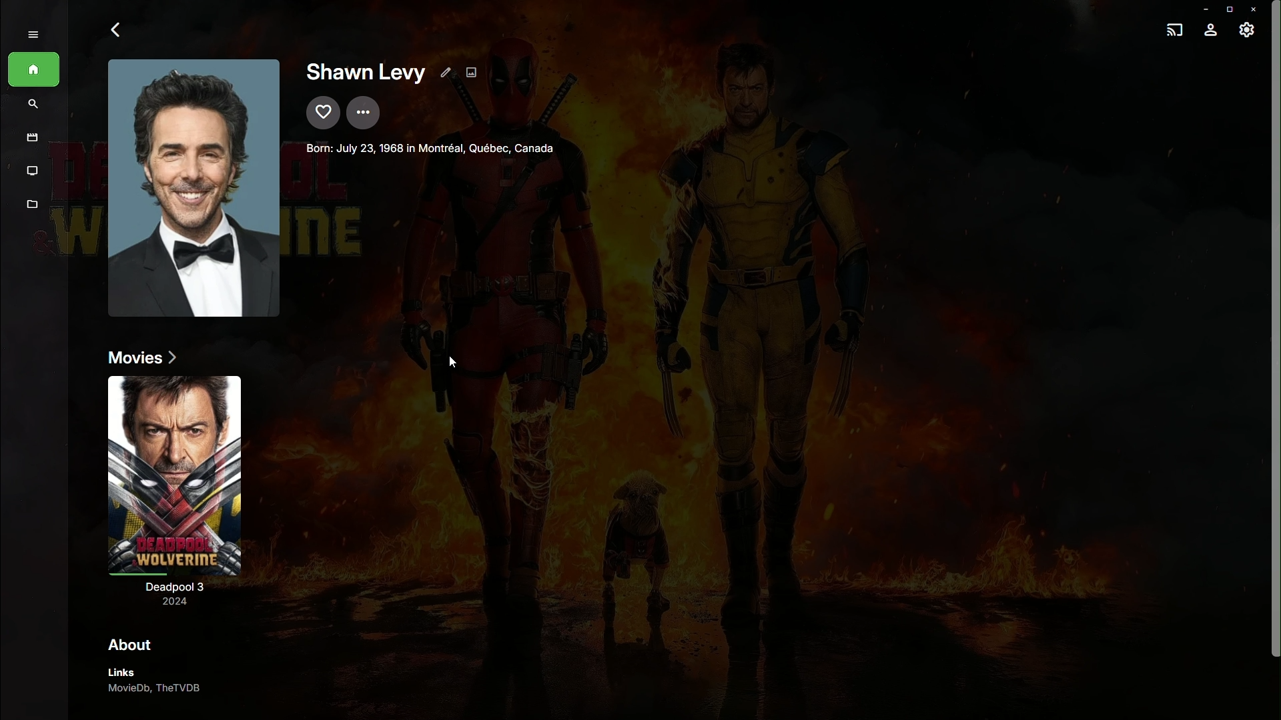 This screenshot has height=720, width=1281. I want to click on Shows, so click(30, 170).